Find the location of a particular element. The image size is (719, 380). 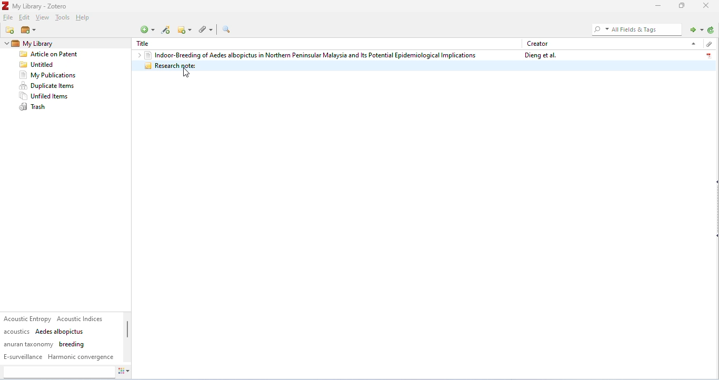

research note is located at coordinates (423, 66).